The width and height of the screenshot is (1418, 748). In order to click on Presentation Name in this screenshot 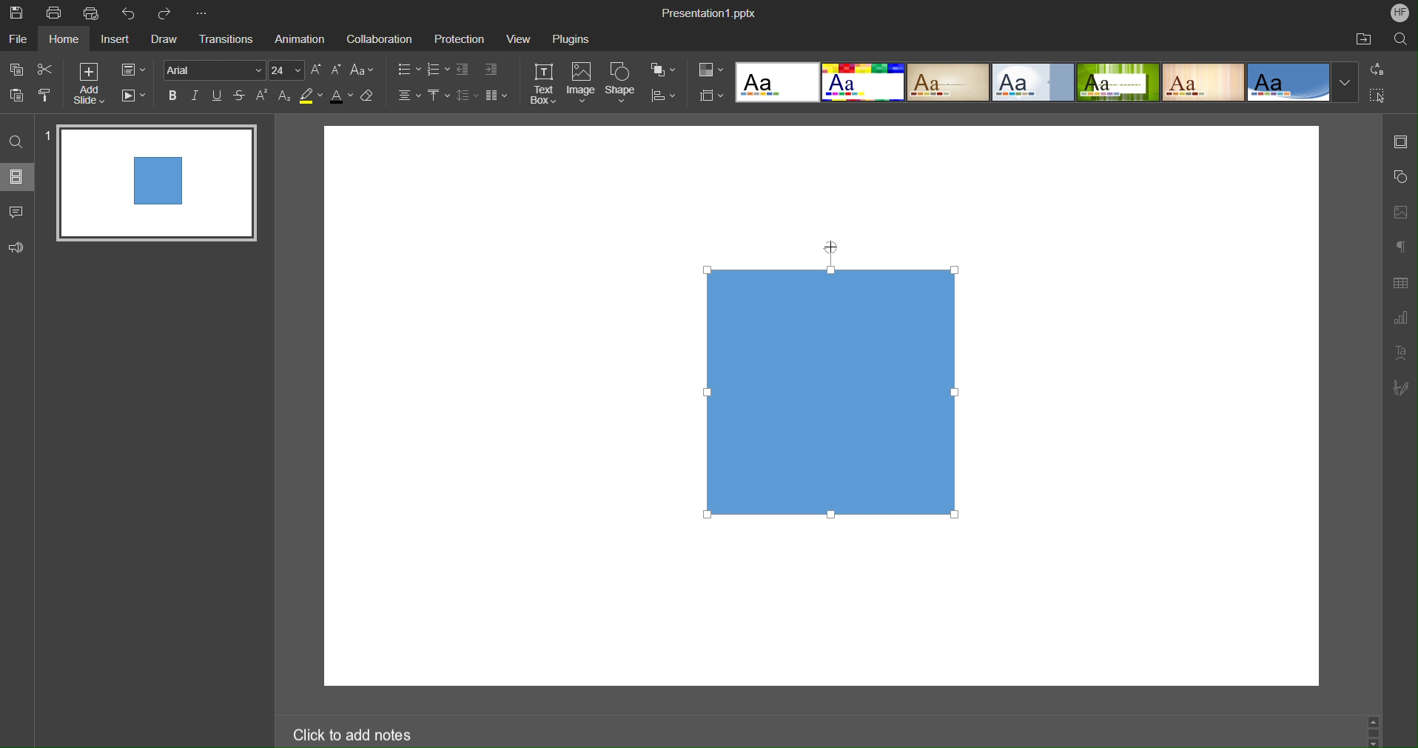, I will do `click(710, 13)`.